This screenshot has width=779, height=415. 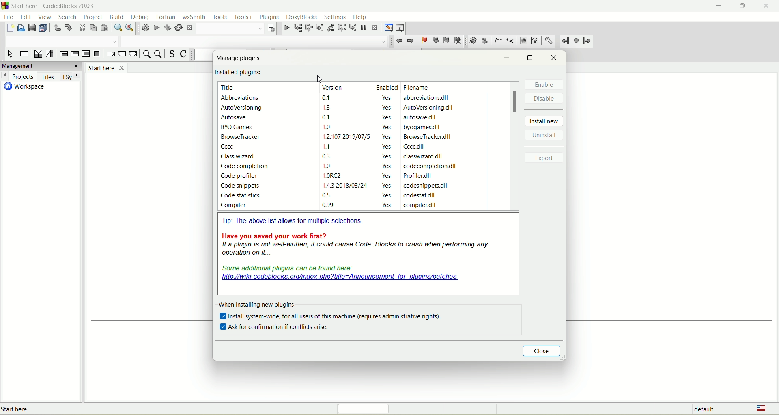 What do you see at coordinates (194, 17) in the screenshot?
I see `wzSmith` at bounding box center [194, 17].